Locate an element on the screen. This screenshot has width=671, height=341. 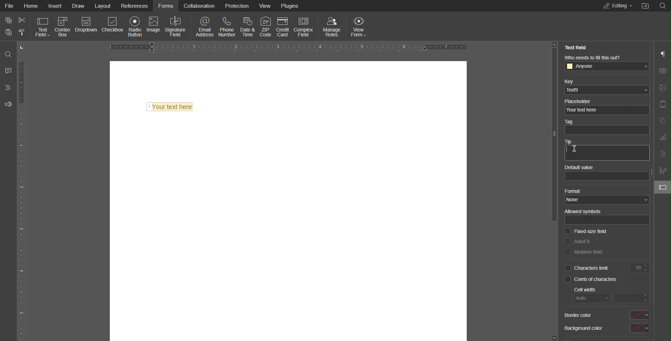
clear formatting is located at coordinates (22, 32).